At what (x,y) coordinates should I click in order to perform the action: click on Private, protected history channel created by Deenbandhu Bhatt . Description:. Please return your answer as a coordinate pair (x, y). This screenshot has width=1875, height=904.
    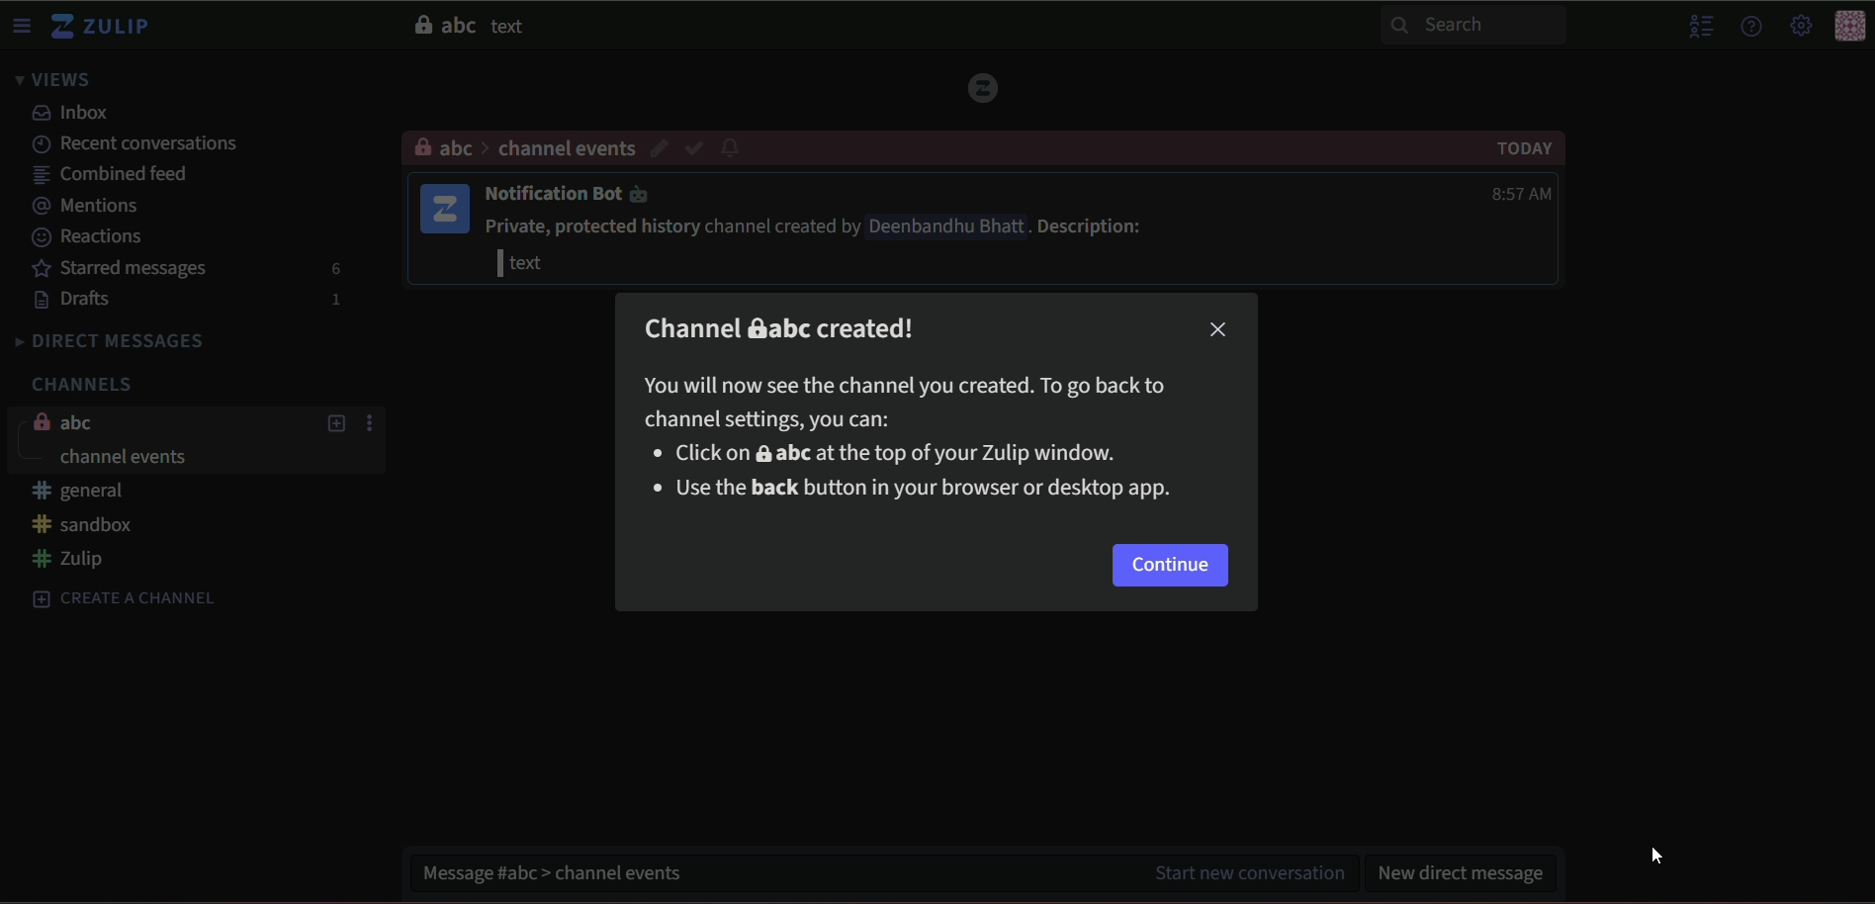
    Looking at the image, I should click on (826, 226).